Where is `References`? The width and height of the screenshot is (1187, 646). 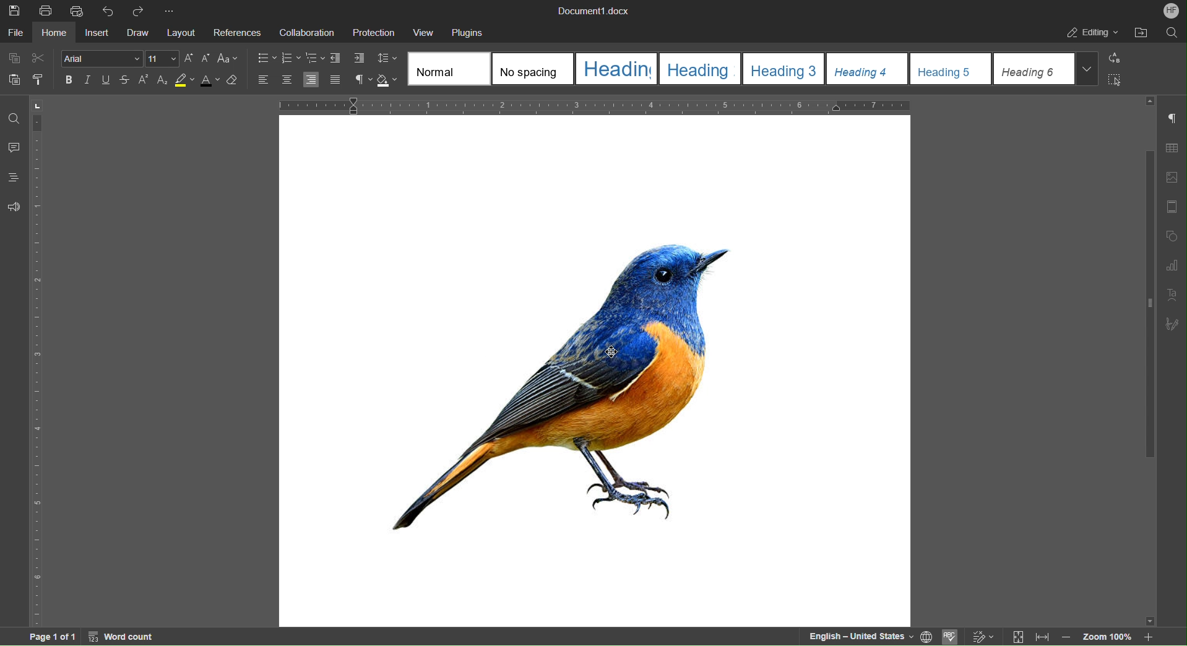
References is located at coordinates (236, 34).